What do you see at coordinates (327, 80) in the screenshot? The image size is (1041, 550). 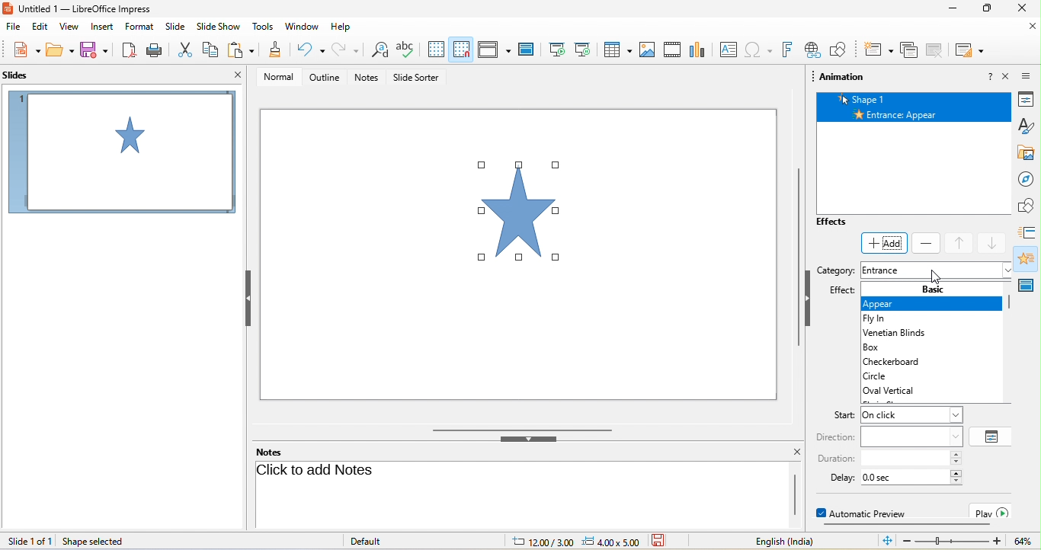 I see `outline` at bounding box center [327, 80].